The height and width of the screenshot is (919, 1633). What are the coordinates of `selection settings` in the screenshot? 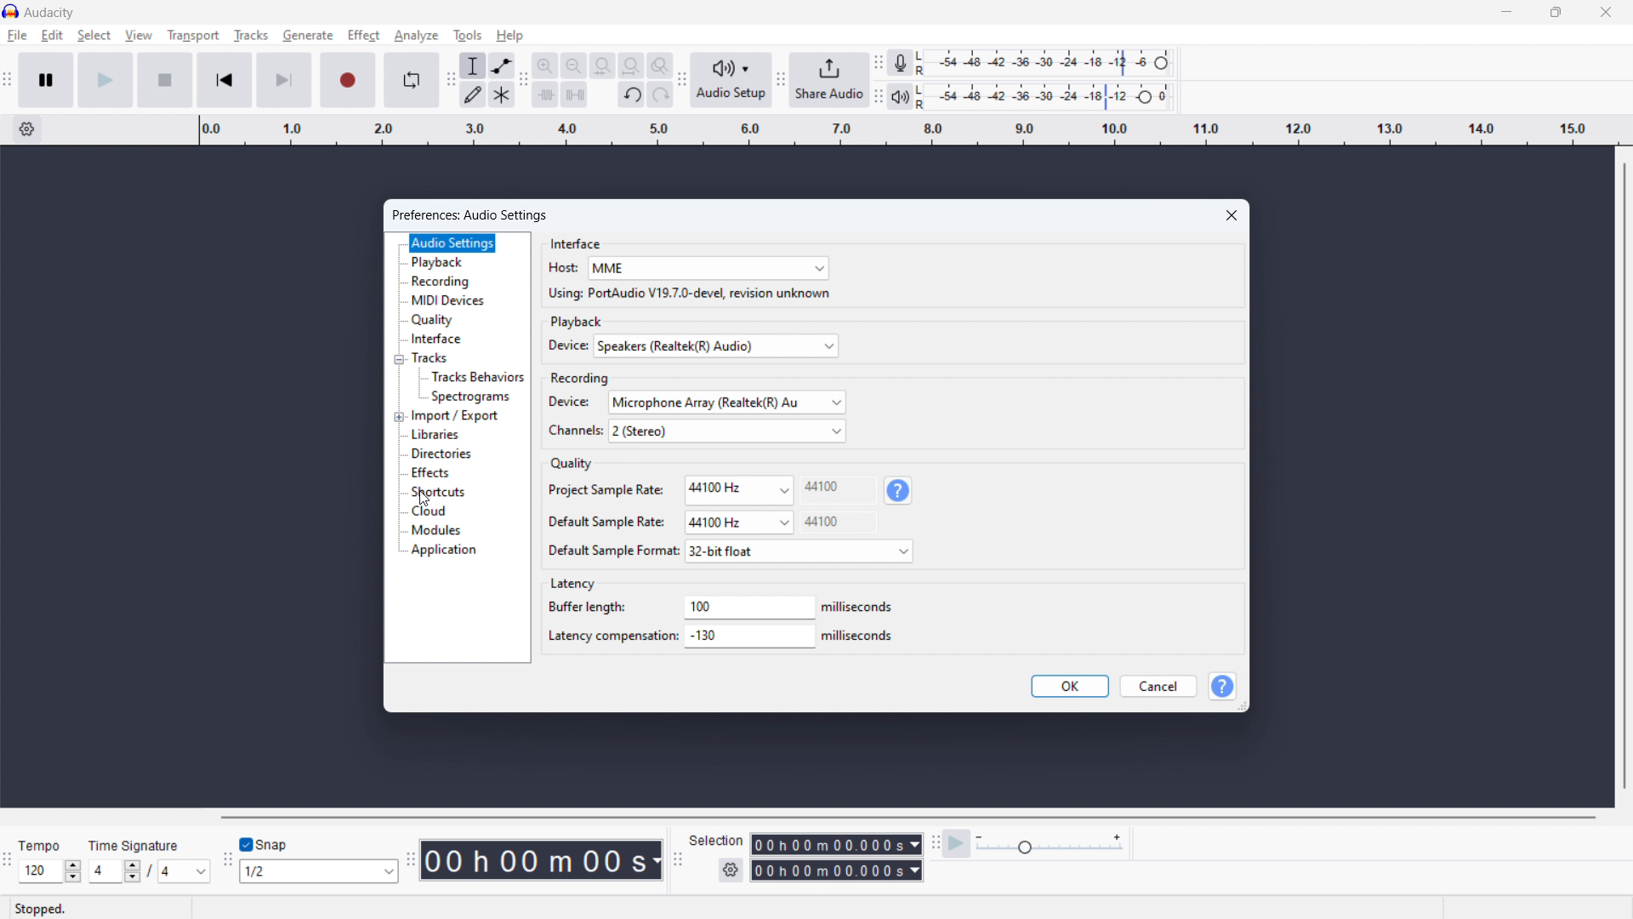 It's located at (731, 870).